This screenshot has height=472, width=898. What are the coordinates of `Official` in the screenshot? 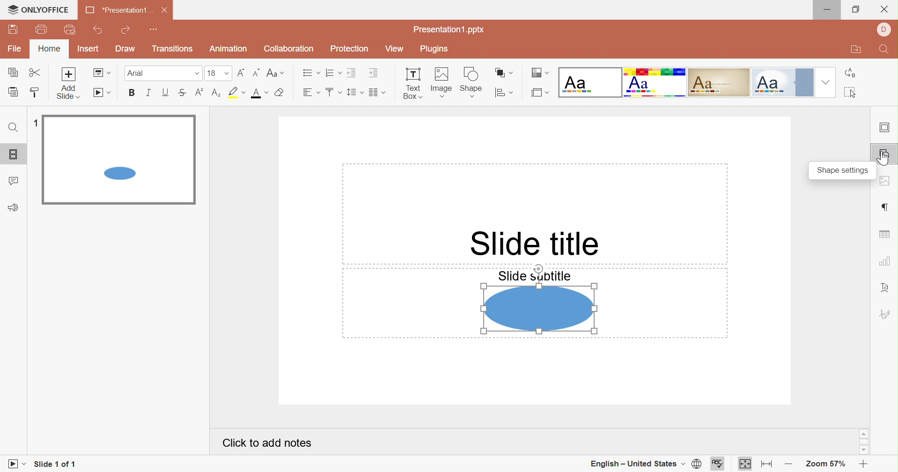 It's located at (785, 83).